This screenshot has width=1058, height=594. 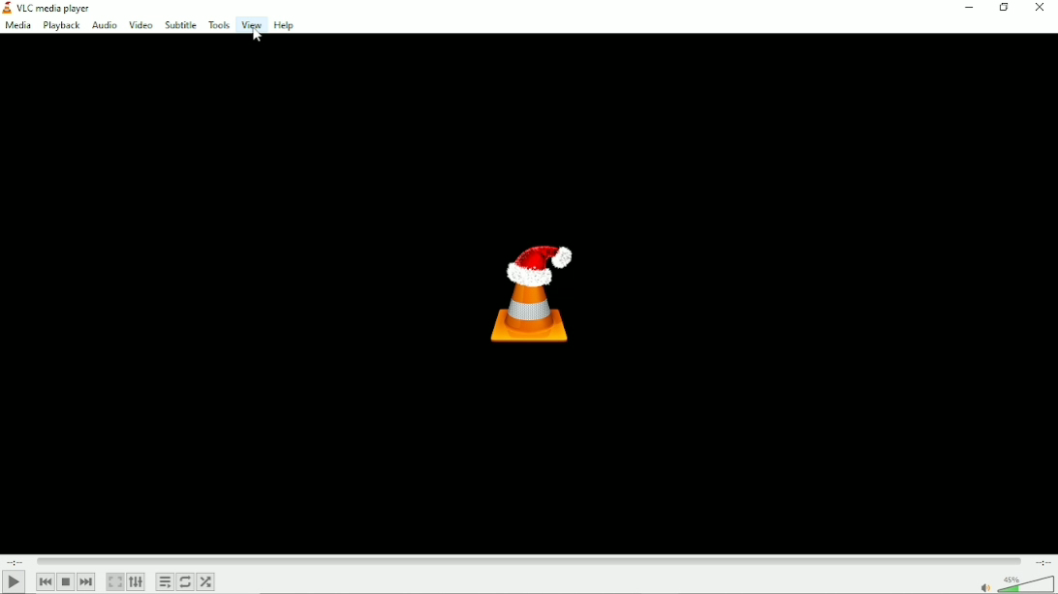 What do you see at coordinates (85, 582) in the screenshot?
I see `Next` at bounding box center [85, 582].